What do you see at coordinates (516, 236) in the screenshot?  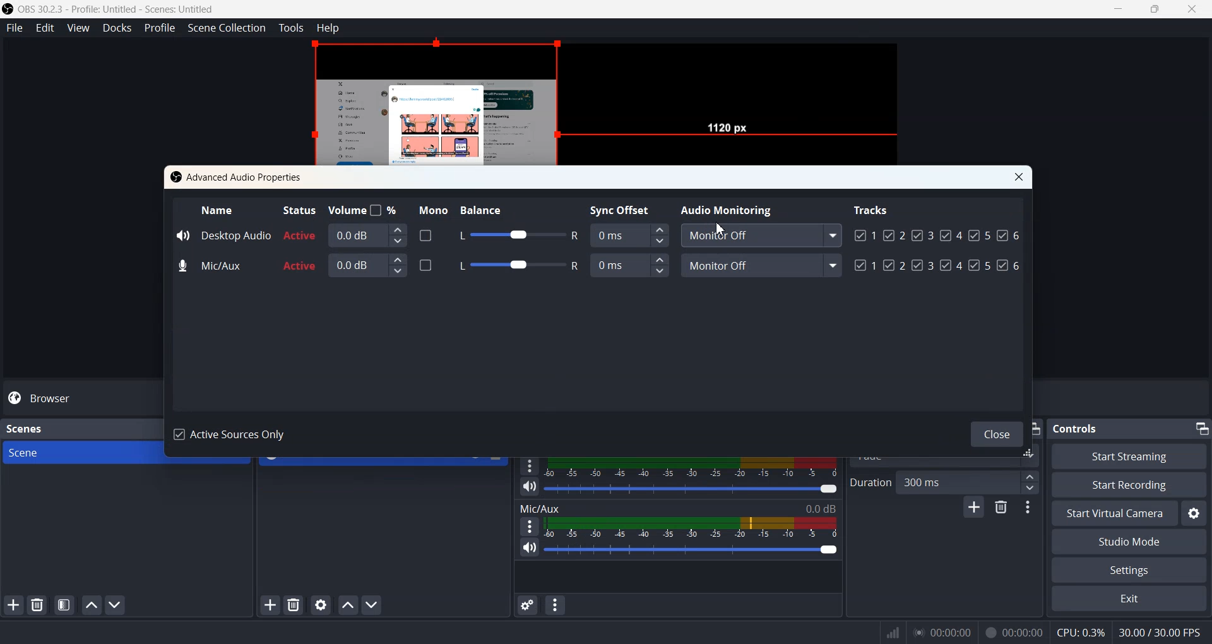 I see `Balance adjuster` at bounding box center [516, 236].